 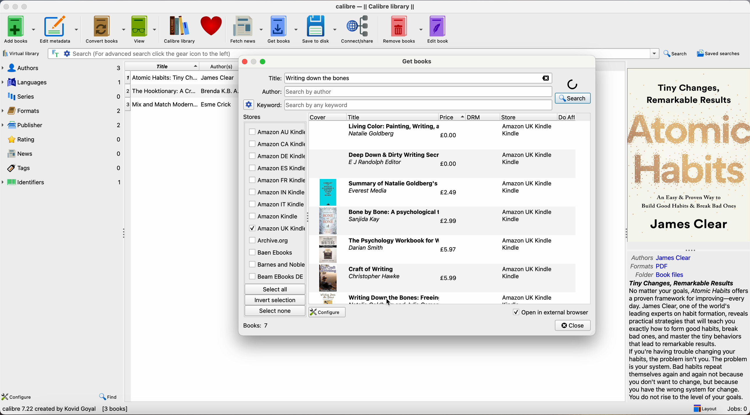 What do you see at coordinates (63, 182) in the screenshot?
I see `indentifiers` at bounding box center [63, 182].